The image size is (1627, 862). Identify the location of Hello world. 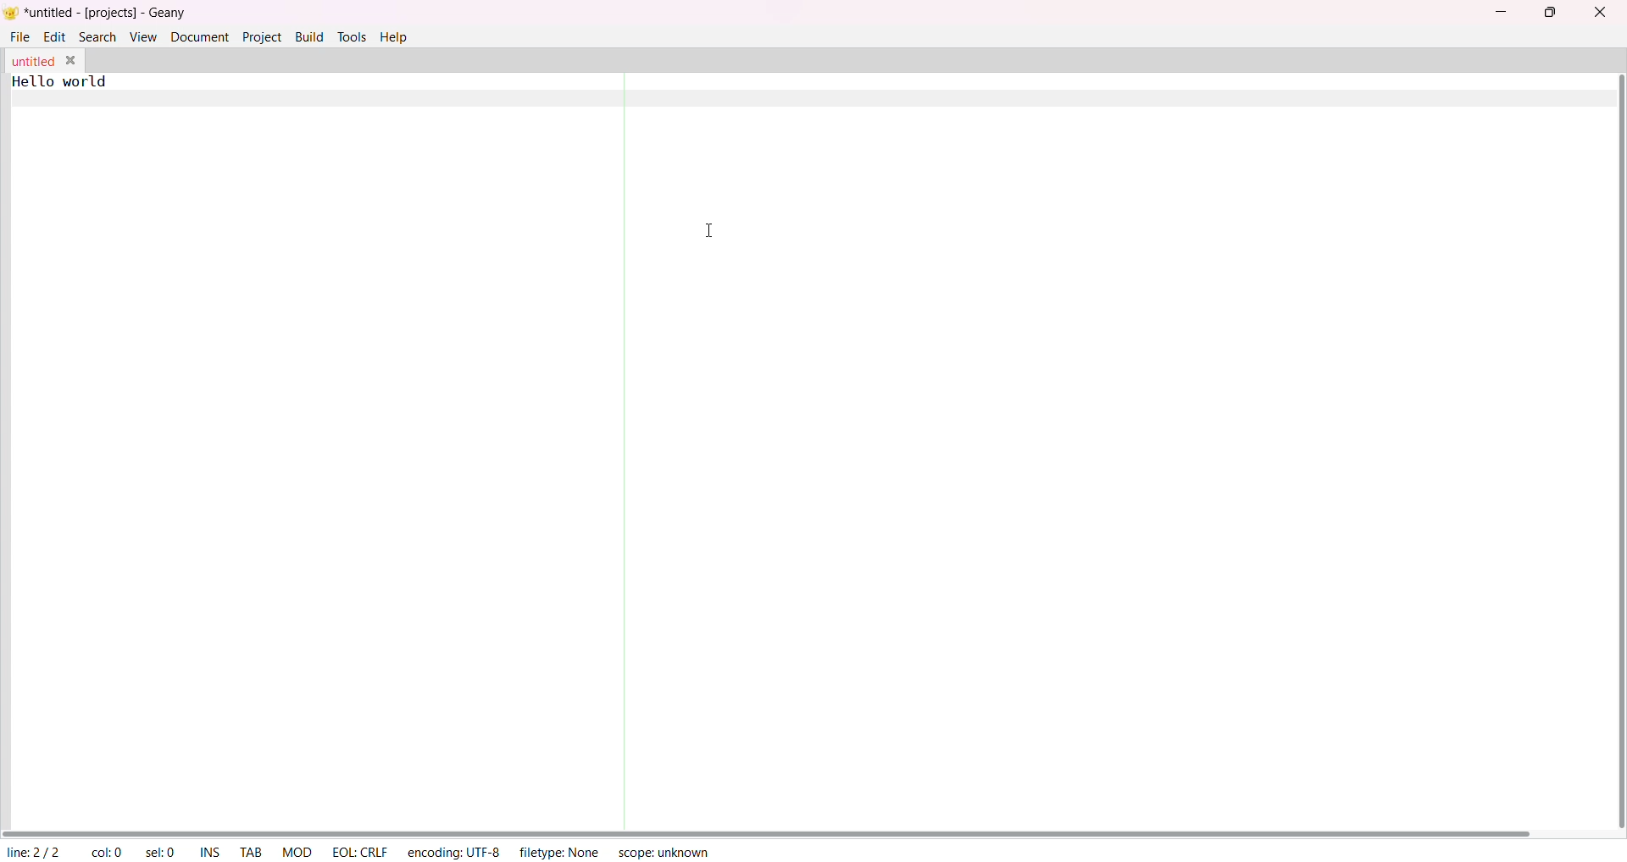
(73, 81).